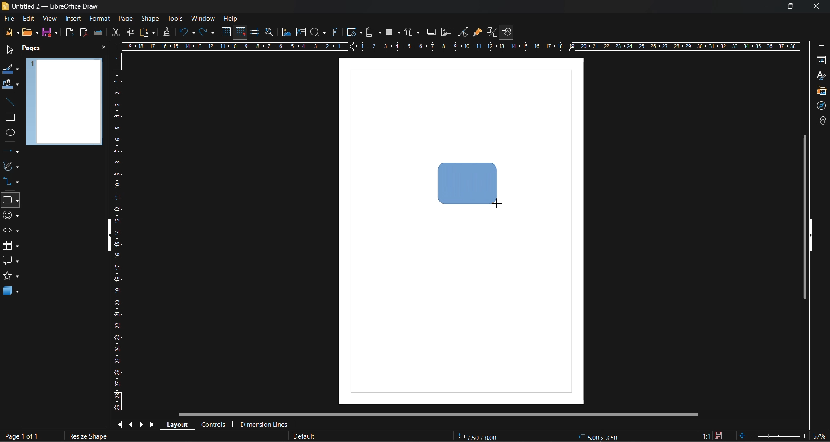 The image size is (830, 442). I want to click on arrange, so click(393, 32).